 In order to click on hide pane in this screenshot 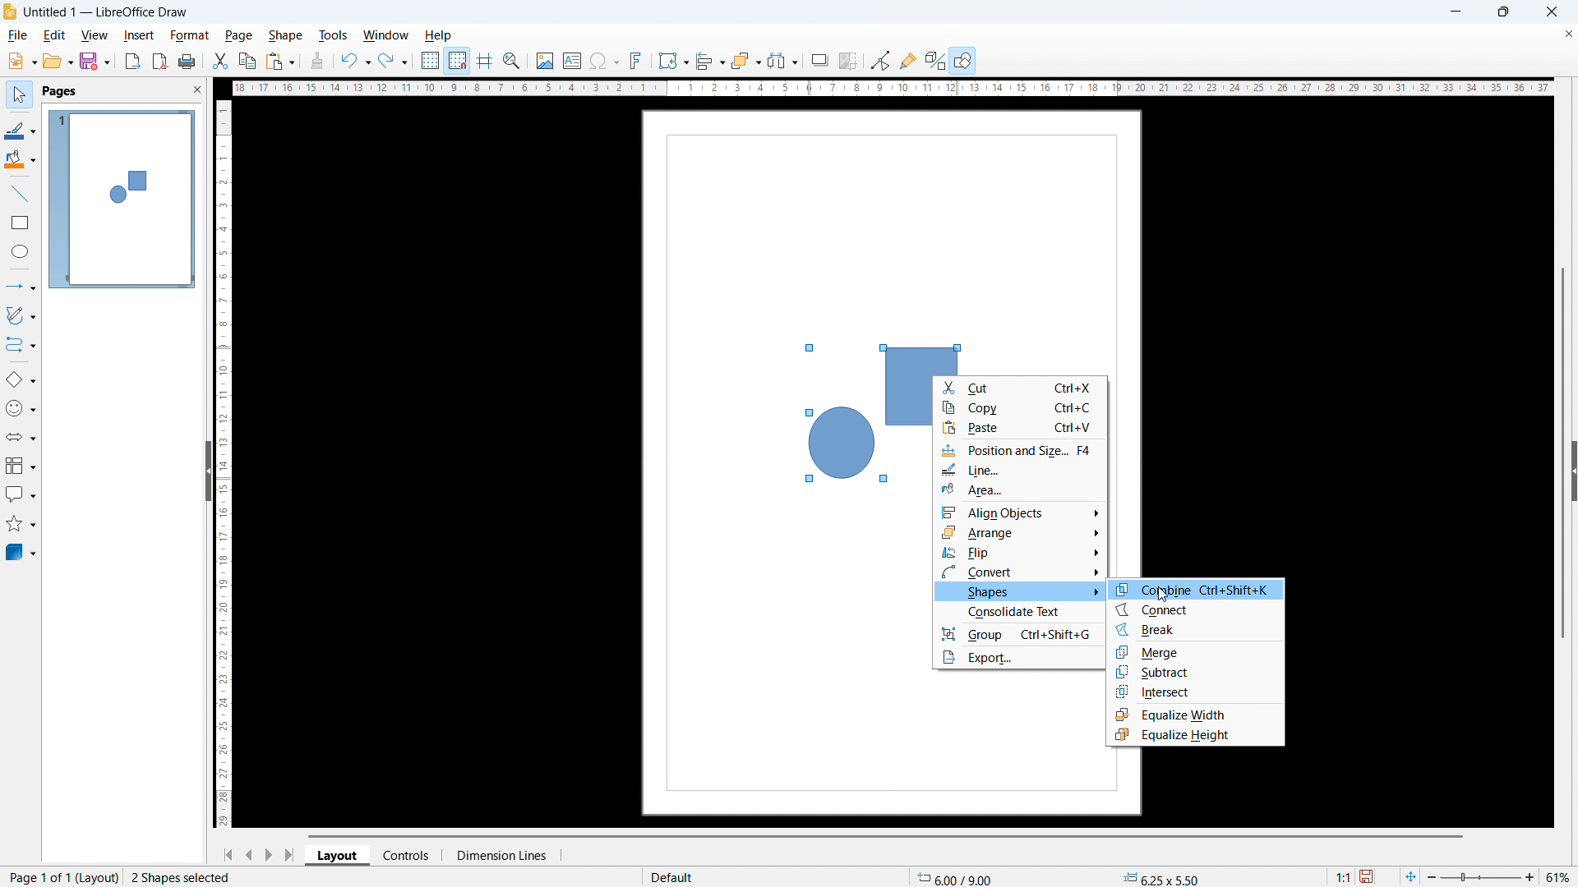, I will do `click(209, 471)`.